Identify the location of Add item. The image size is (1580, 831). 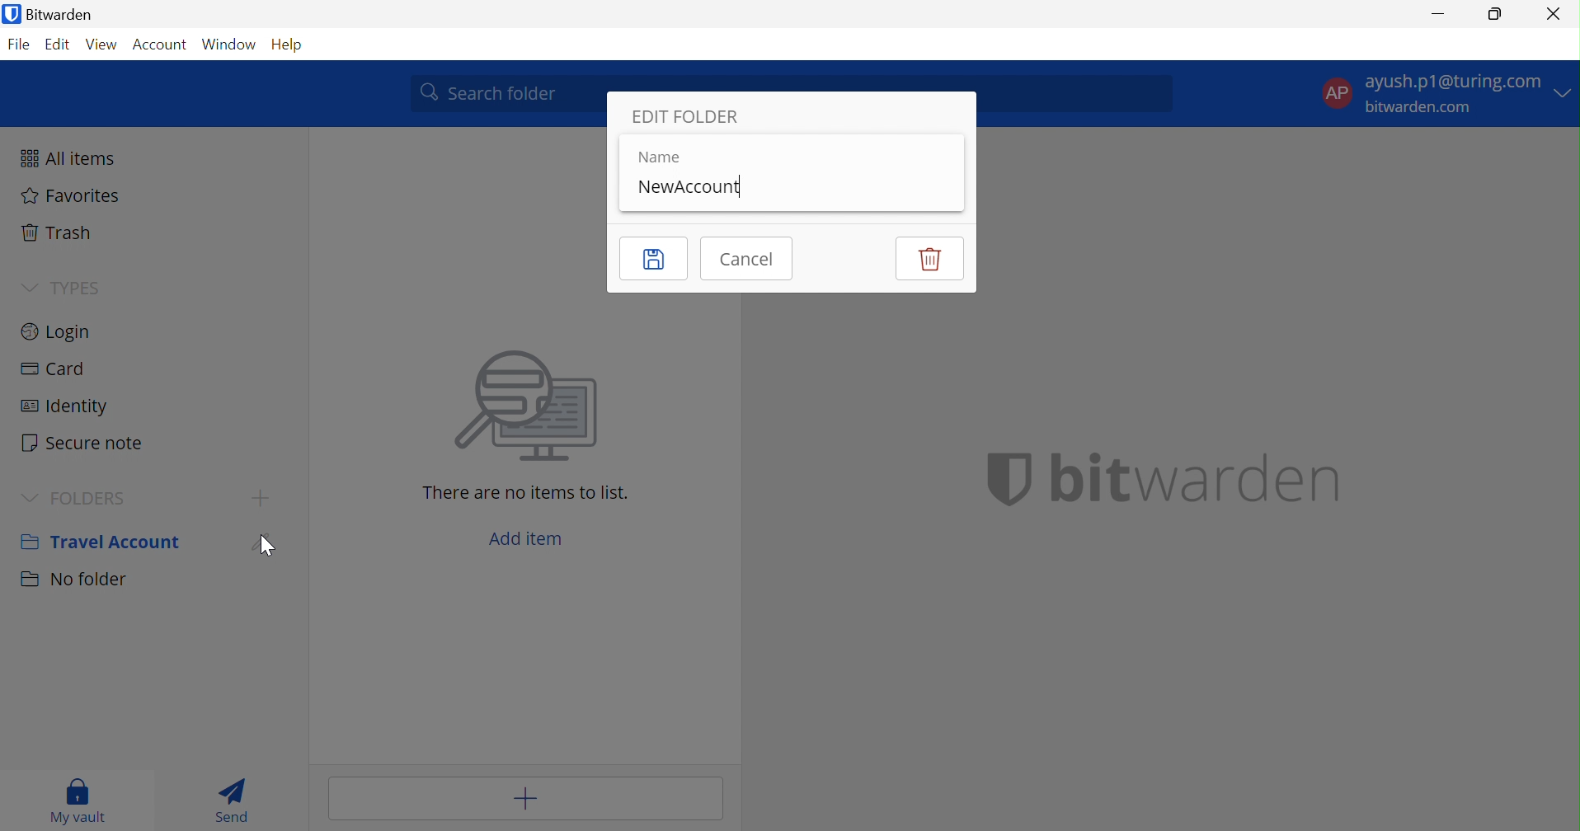
(524, 798).